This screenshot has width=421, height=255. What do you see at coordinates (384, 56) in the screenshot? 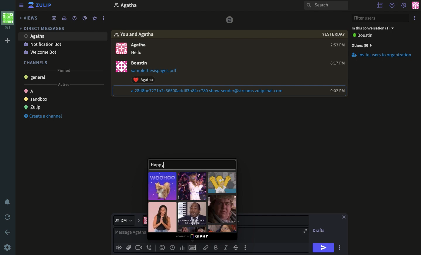
I see `Invite users to organizations` at bounding box center [384, 56].